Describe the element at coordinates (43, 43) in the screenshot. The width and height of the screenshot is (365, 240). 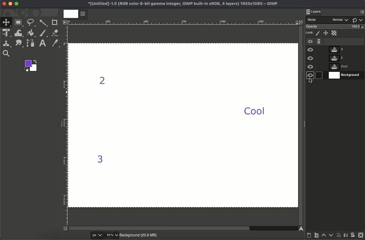
I see `Text` at that location.